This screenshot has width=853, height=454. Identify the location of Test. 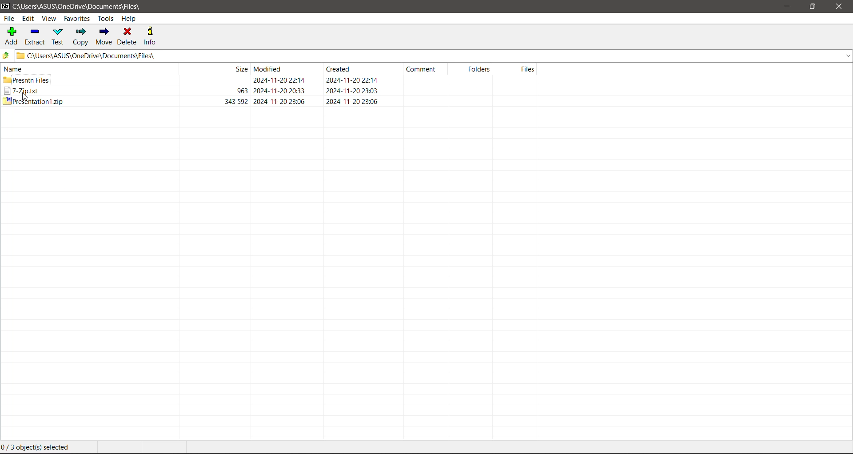
(59, 36).